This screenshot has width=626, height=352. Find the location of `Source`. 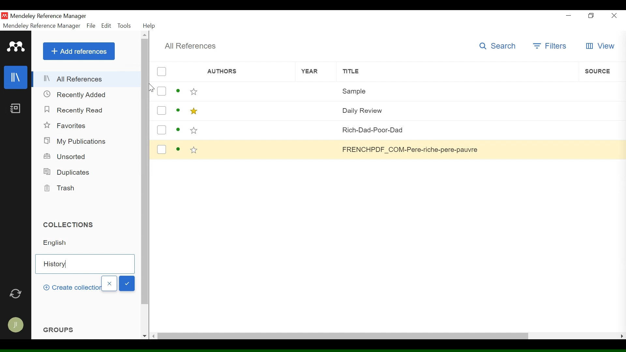

Source is located at coordinates (600, 110).